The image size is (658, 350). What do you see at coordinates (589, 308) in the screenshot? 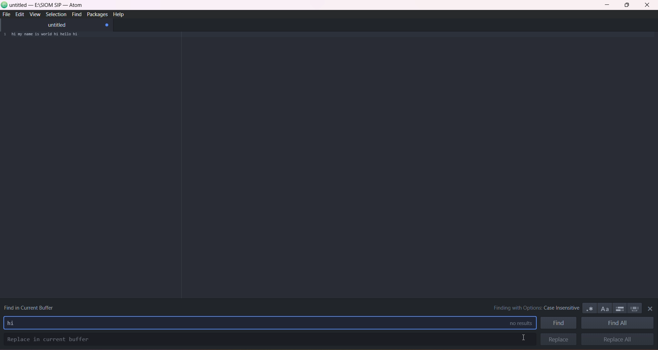
I see `use regex` at bounding box center [589, 308].